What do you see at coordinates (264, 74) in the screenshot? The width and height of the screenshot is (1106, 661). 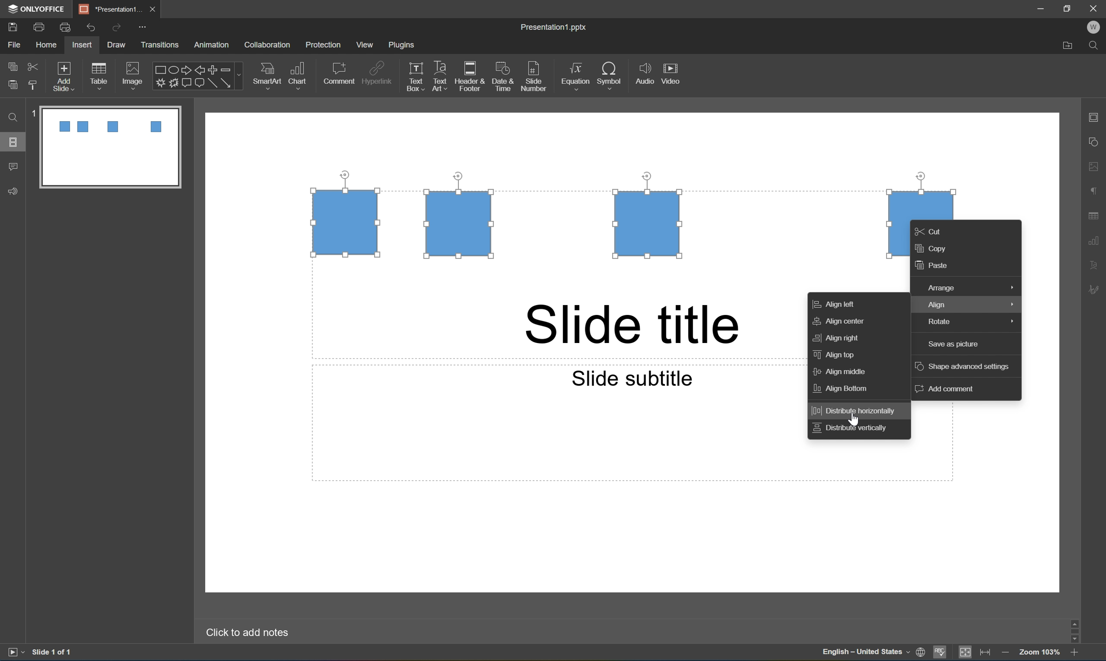 I see `smart art` at bounding box center [264, 74].